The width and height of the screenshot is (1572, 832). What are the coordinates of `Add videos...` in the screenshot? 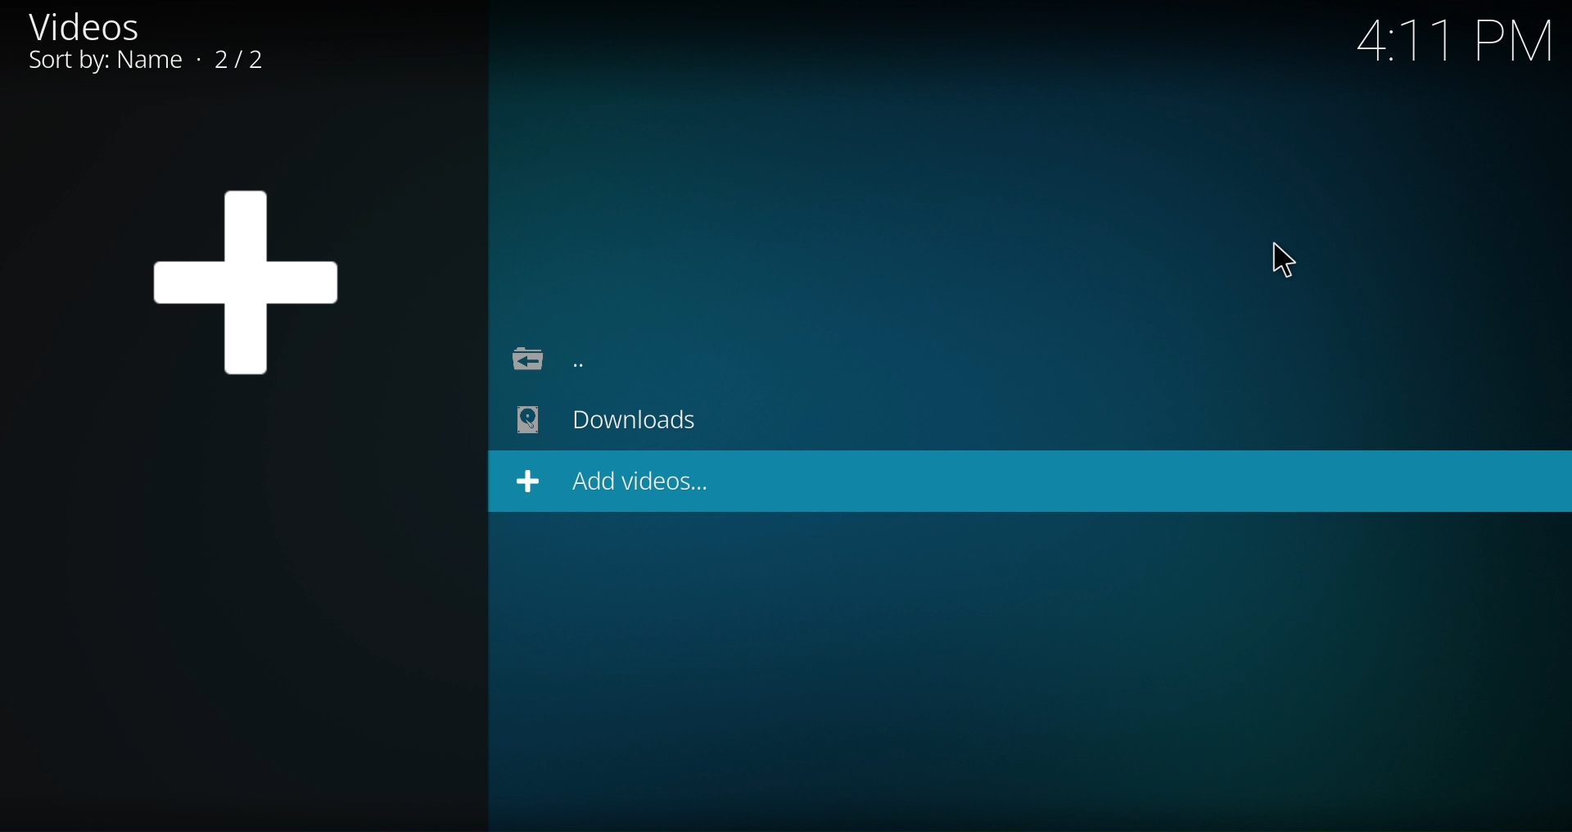 It's located at (639, 478).